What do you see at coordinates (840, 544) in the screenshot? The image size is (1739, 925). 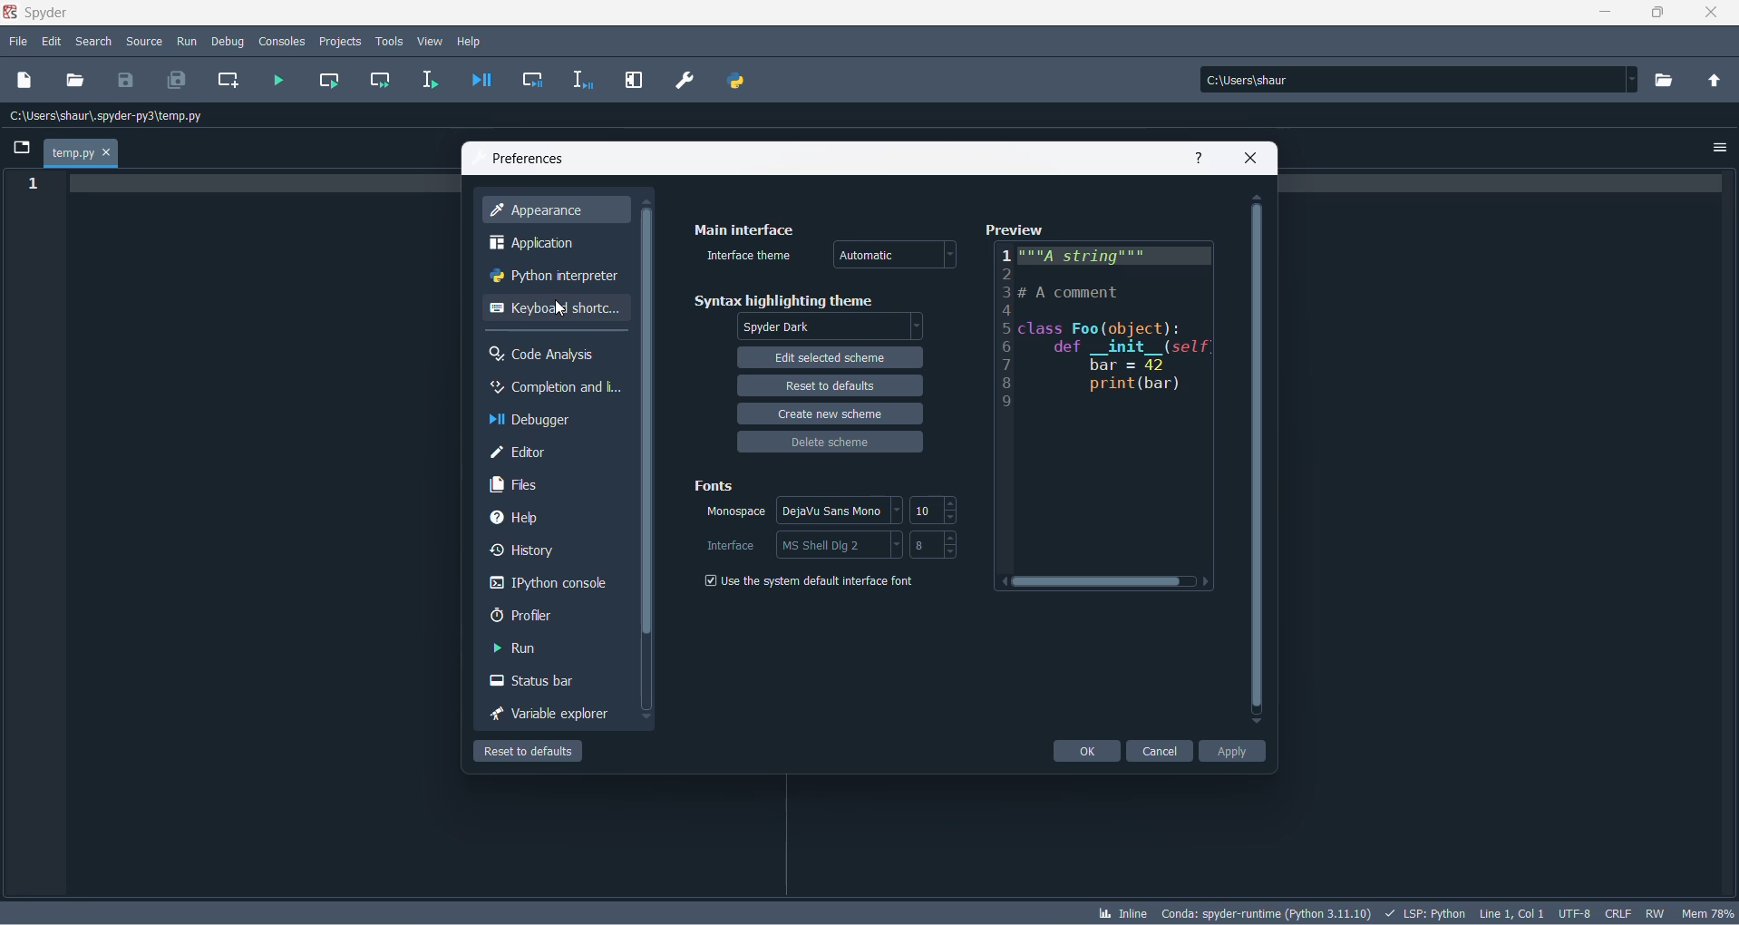 I see `interface options` at bounding box center [840, 544].